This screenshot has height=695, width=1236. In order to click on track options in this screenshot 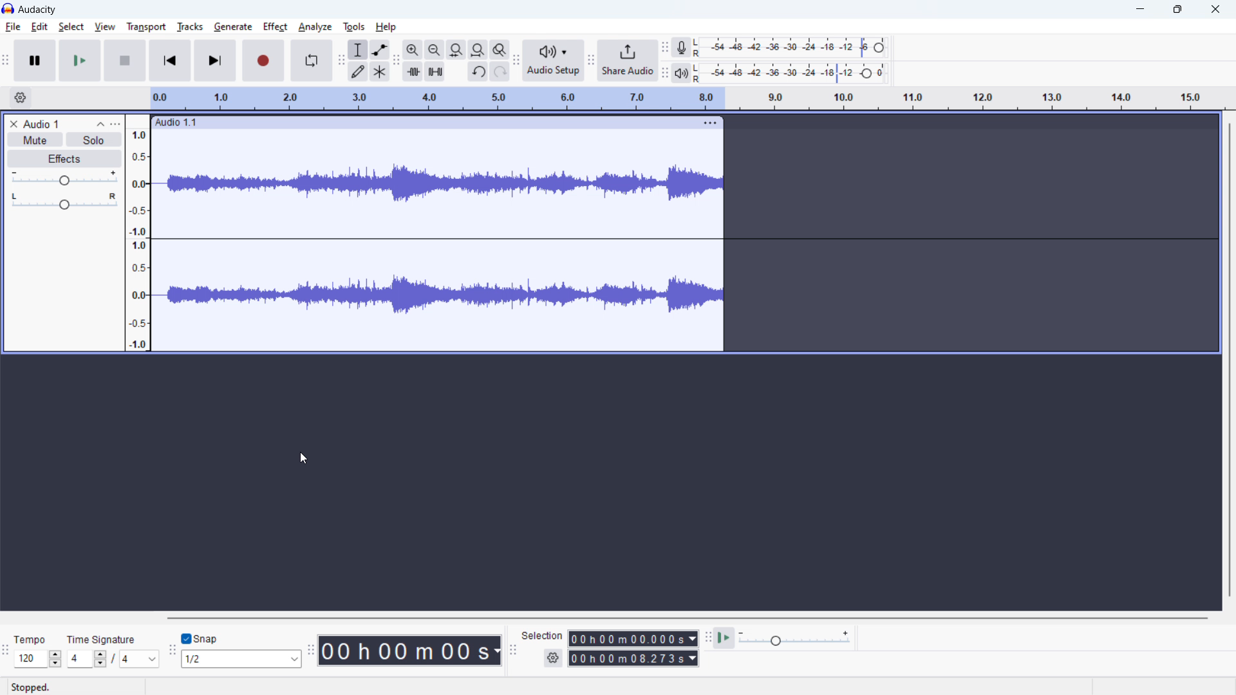, I will do `click(710, 122)`.